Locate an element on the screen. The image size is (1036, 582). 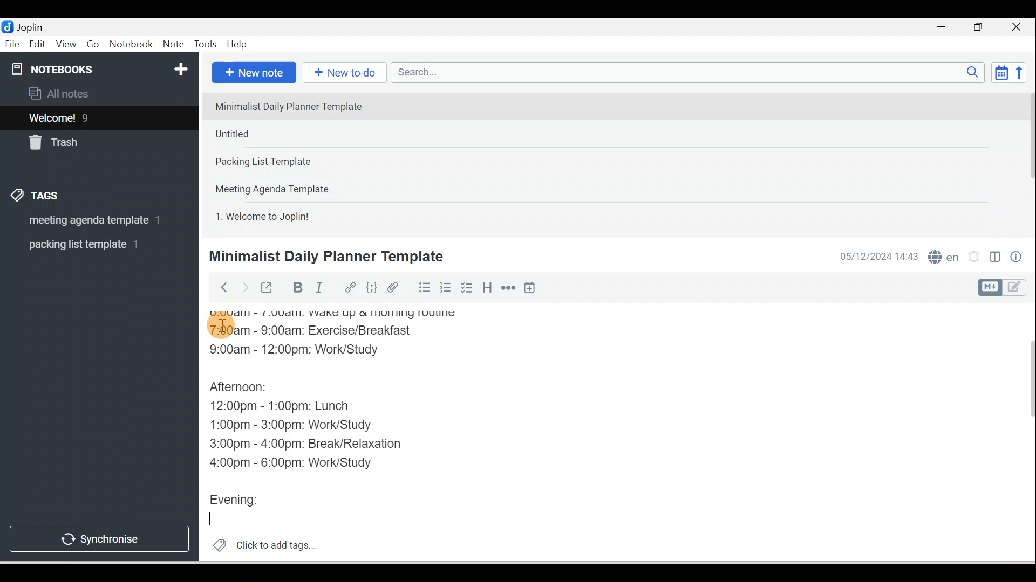
Notebooks is located at coordinates (101, 67).